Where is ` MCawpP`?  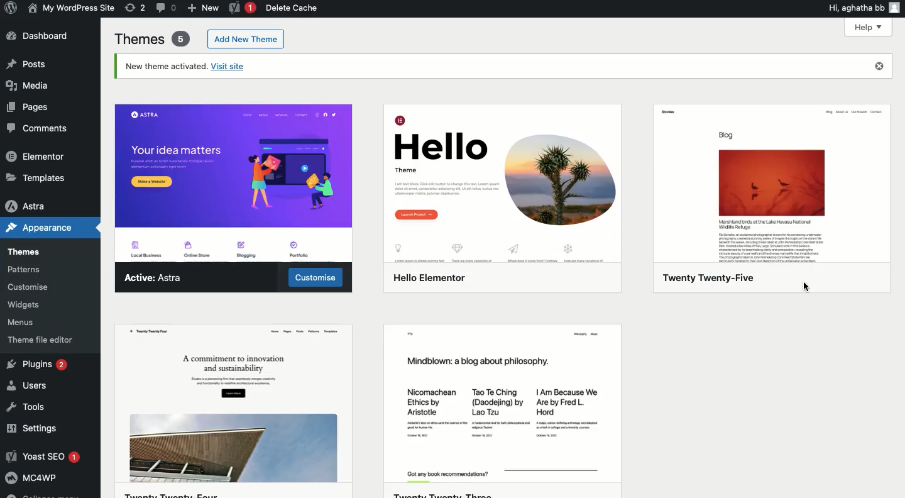
 MCawpP is located at coordinates (45, 475).